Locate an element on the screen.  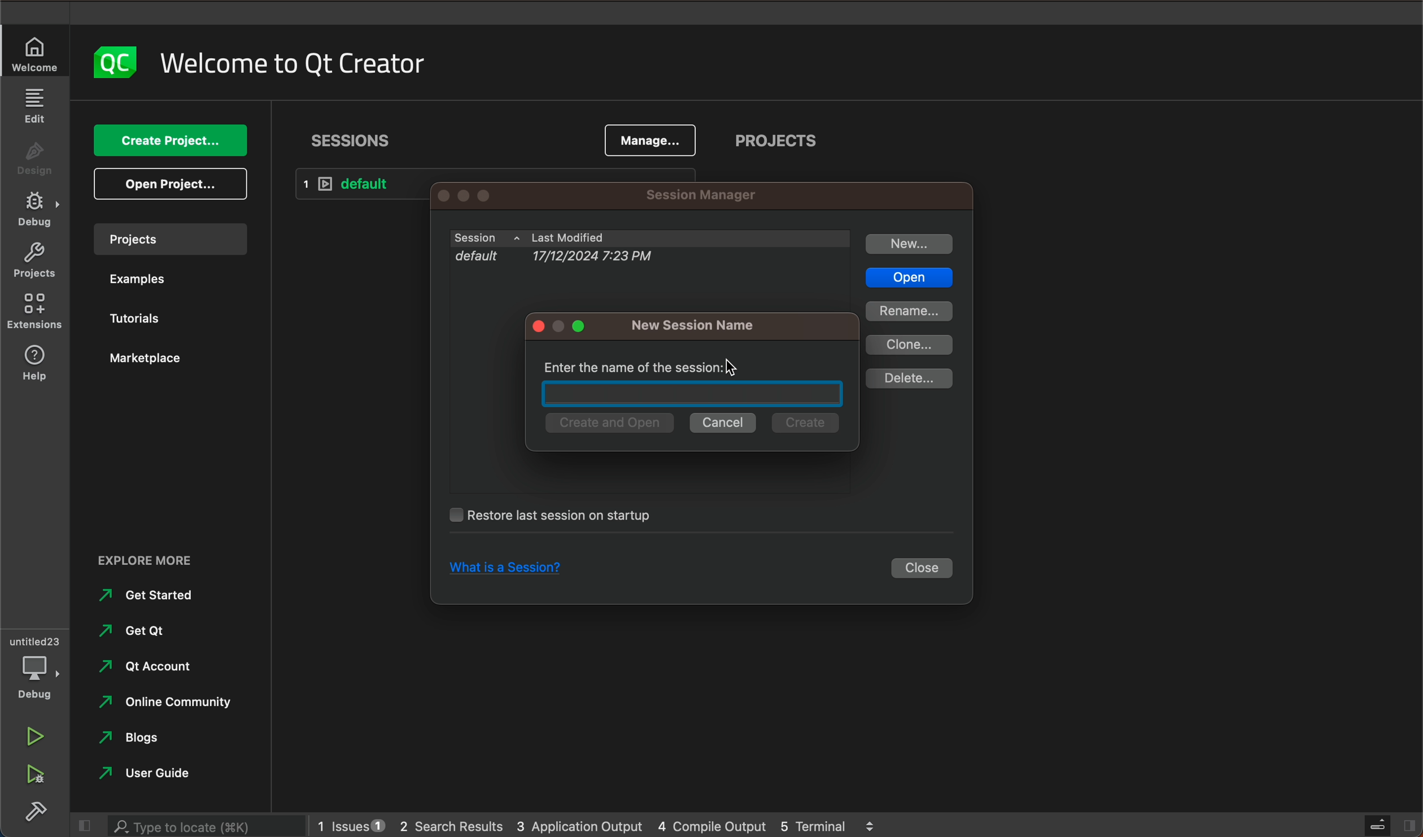
design is located at coordinates (36, 162).